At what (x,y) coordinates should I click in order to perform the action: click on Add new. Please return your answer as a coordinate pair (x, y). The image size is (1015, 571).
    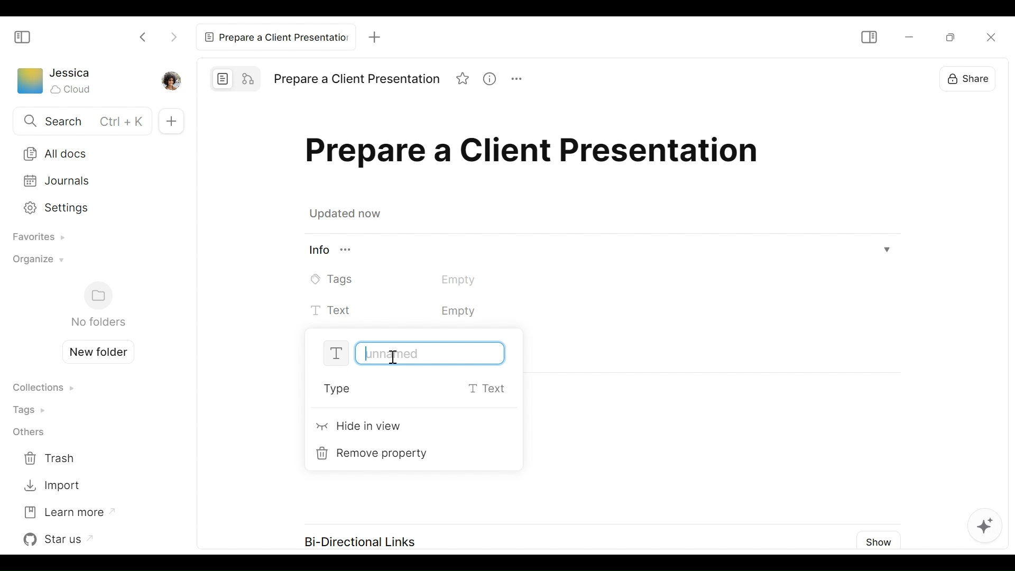
    Looking at the image, I should click on (170, 121).